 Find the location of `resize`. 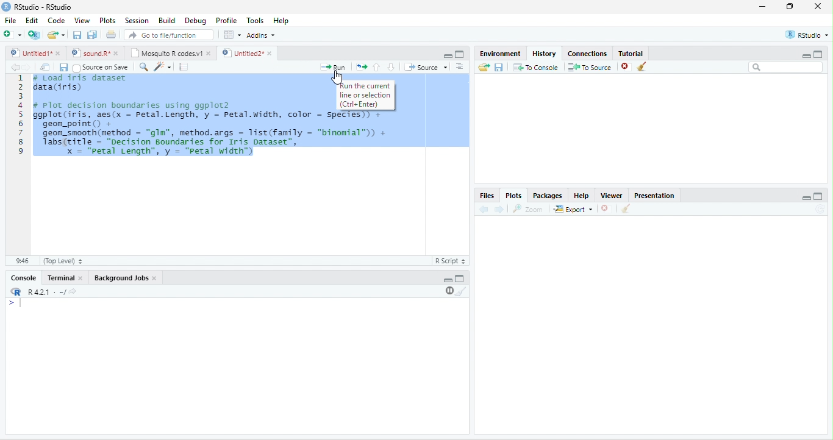

resize is located at coordinates (790, 6).